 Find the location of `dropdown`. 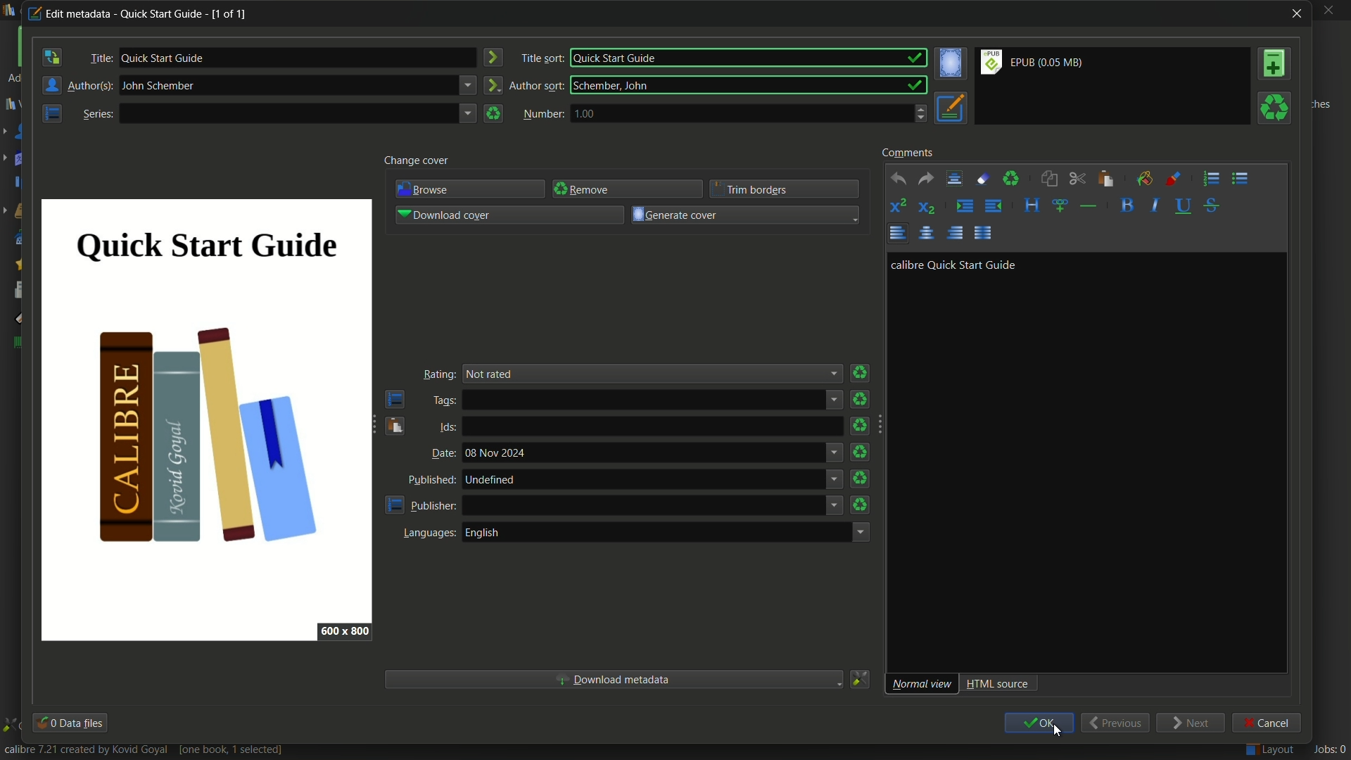

dropdown is located at coordinates (834, 507).